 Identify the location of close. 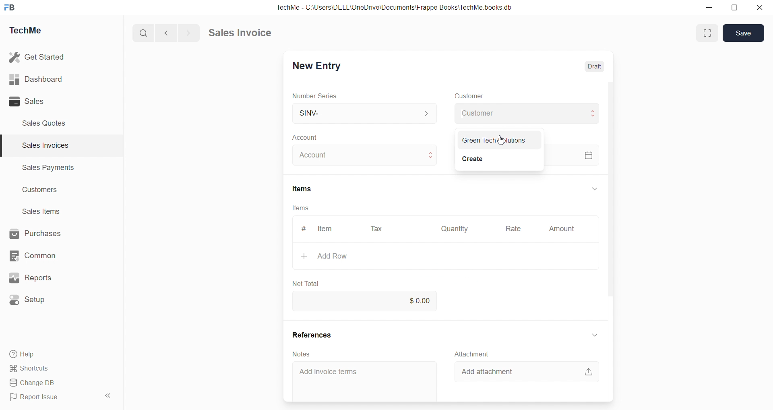
(760, 7).